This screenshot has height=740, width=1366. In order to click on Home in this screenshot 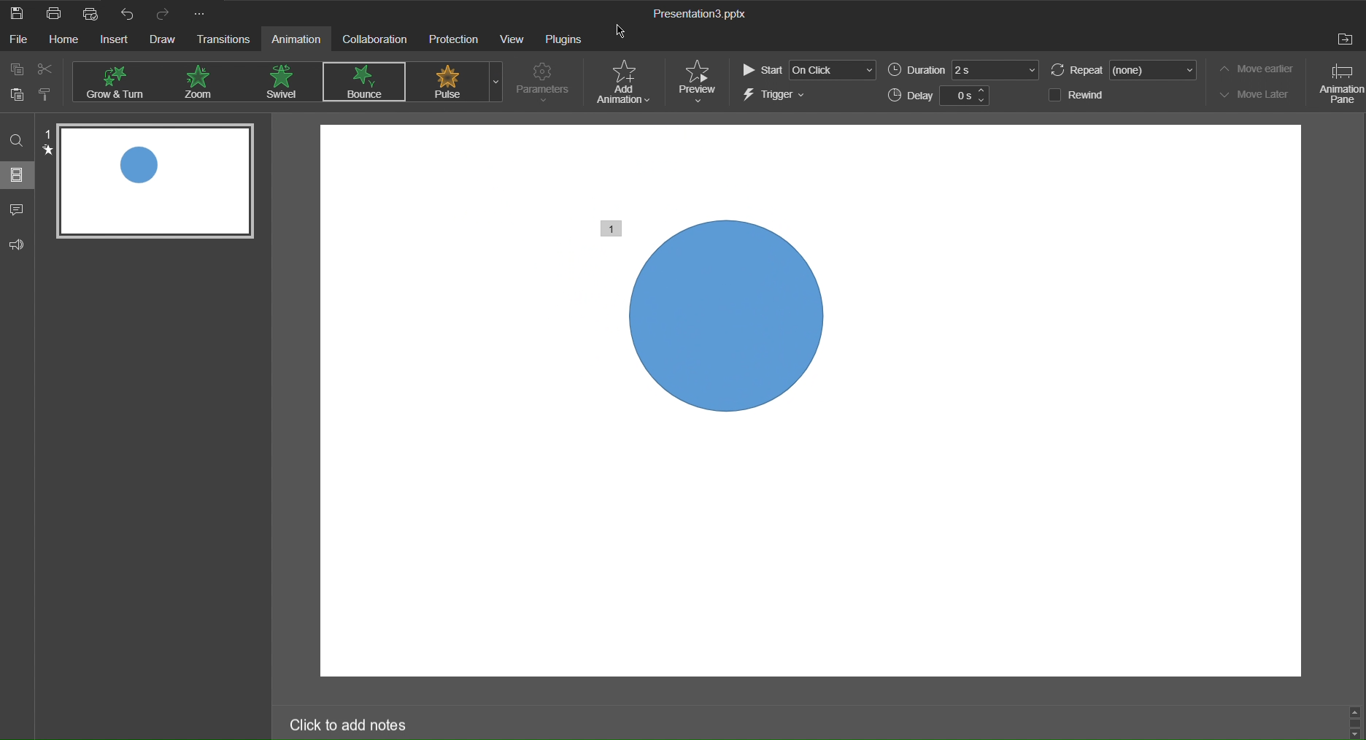, I will do `click(68, 40)`.